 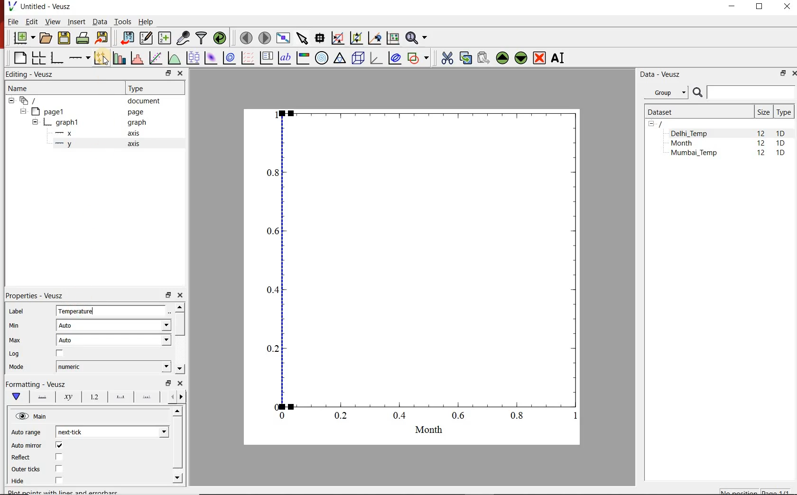 I want to click on 1D, so click(x=781, y=133).